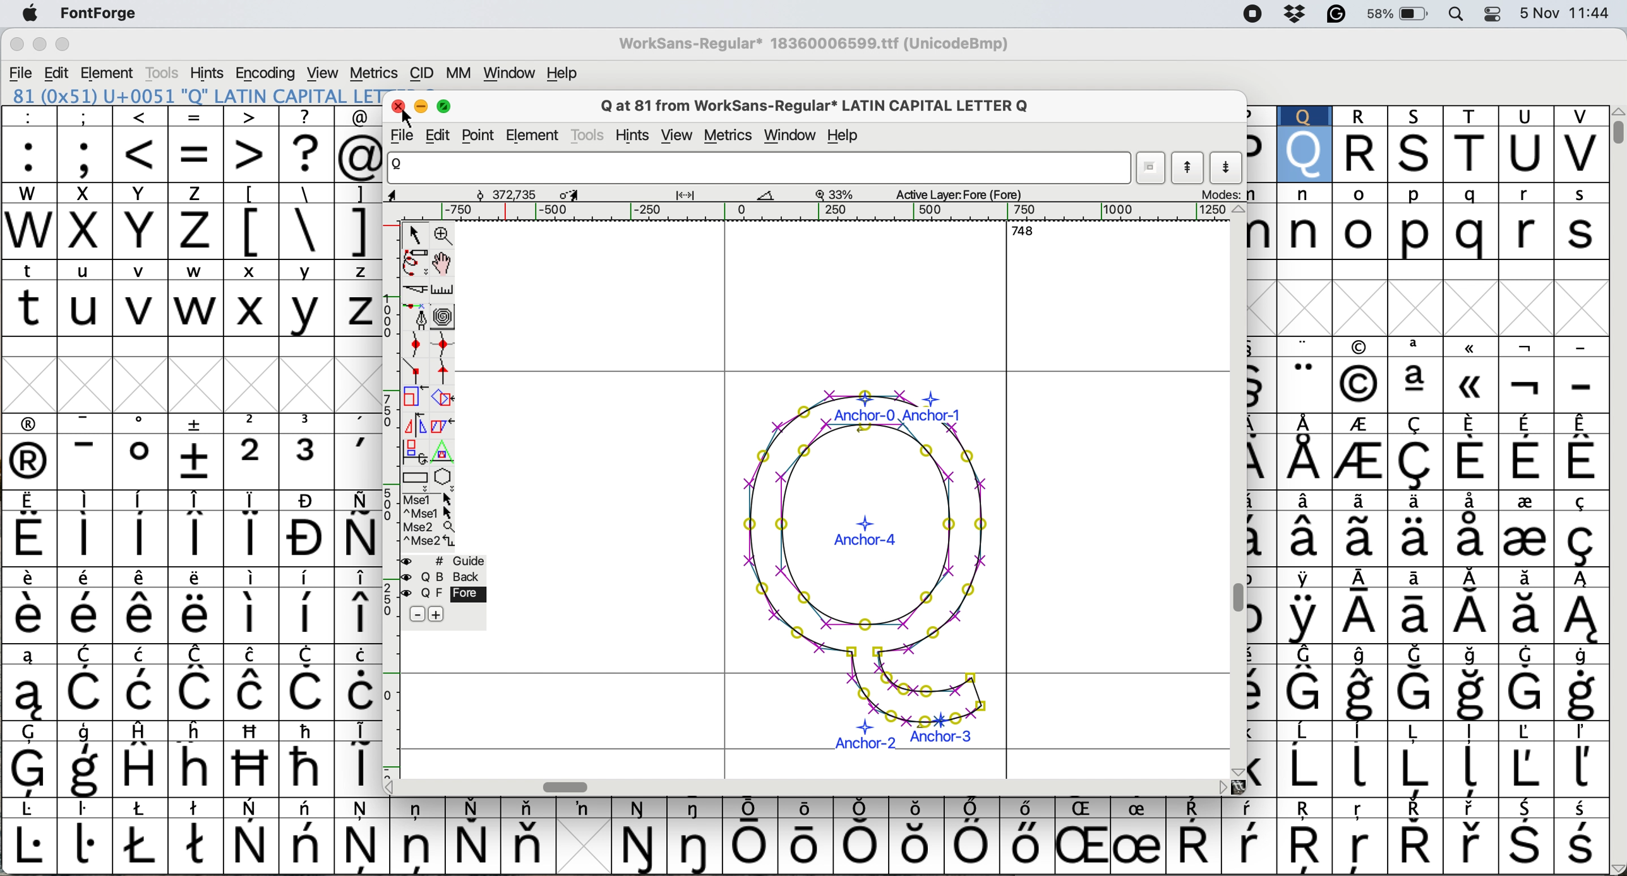  What do you see at coordinates (416, 264) in the screenshot?
I see `draw freehand scale` at bounding box center [416, 264].